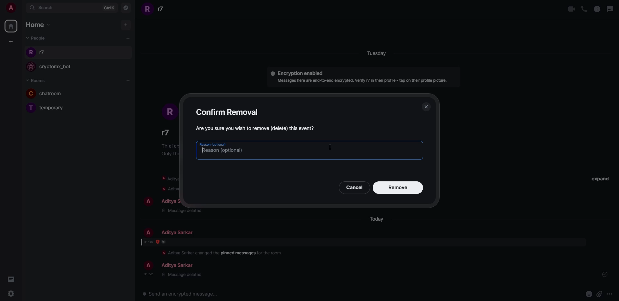 The width and height of the screenshot is (619, 301). I want to click on day, so click(384, 54).